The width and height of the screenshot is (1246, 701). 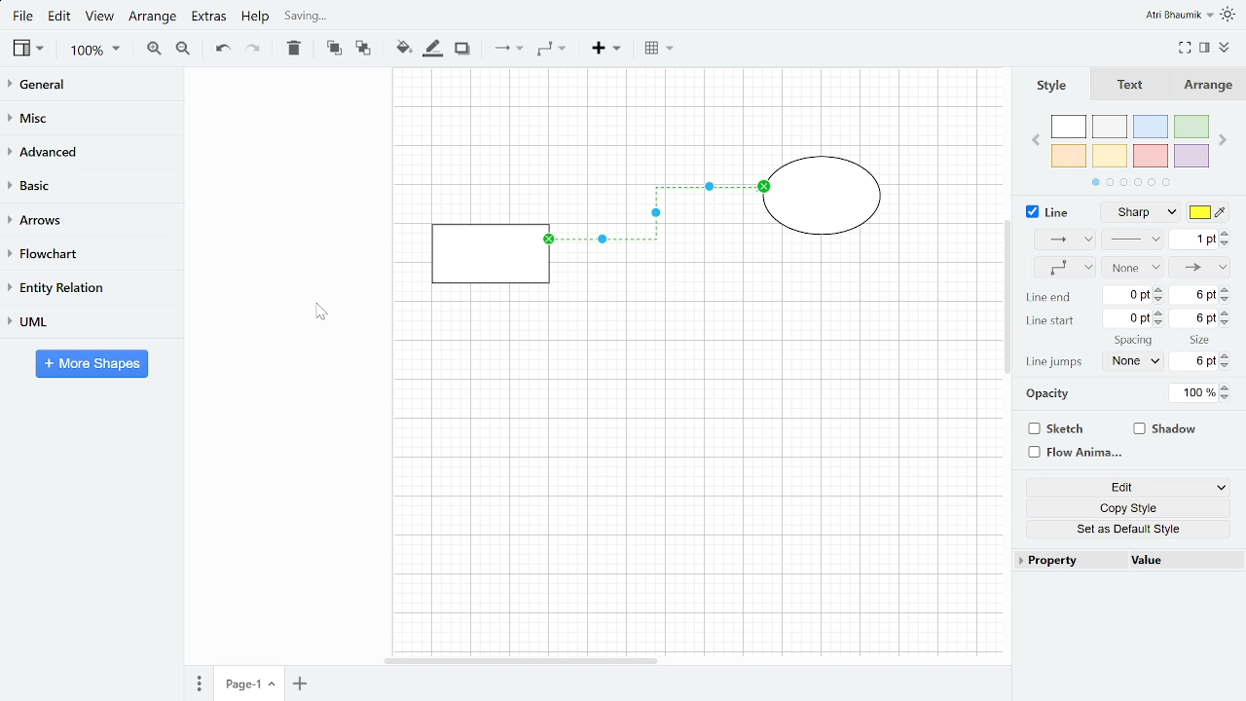 What do you see at coordinates (1191, 156) in the screenshot?
I see `violet` at bounding box center [1191, 156].